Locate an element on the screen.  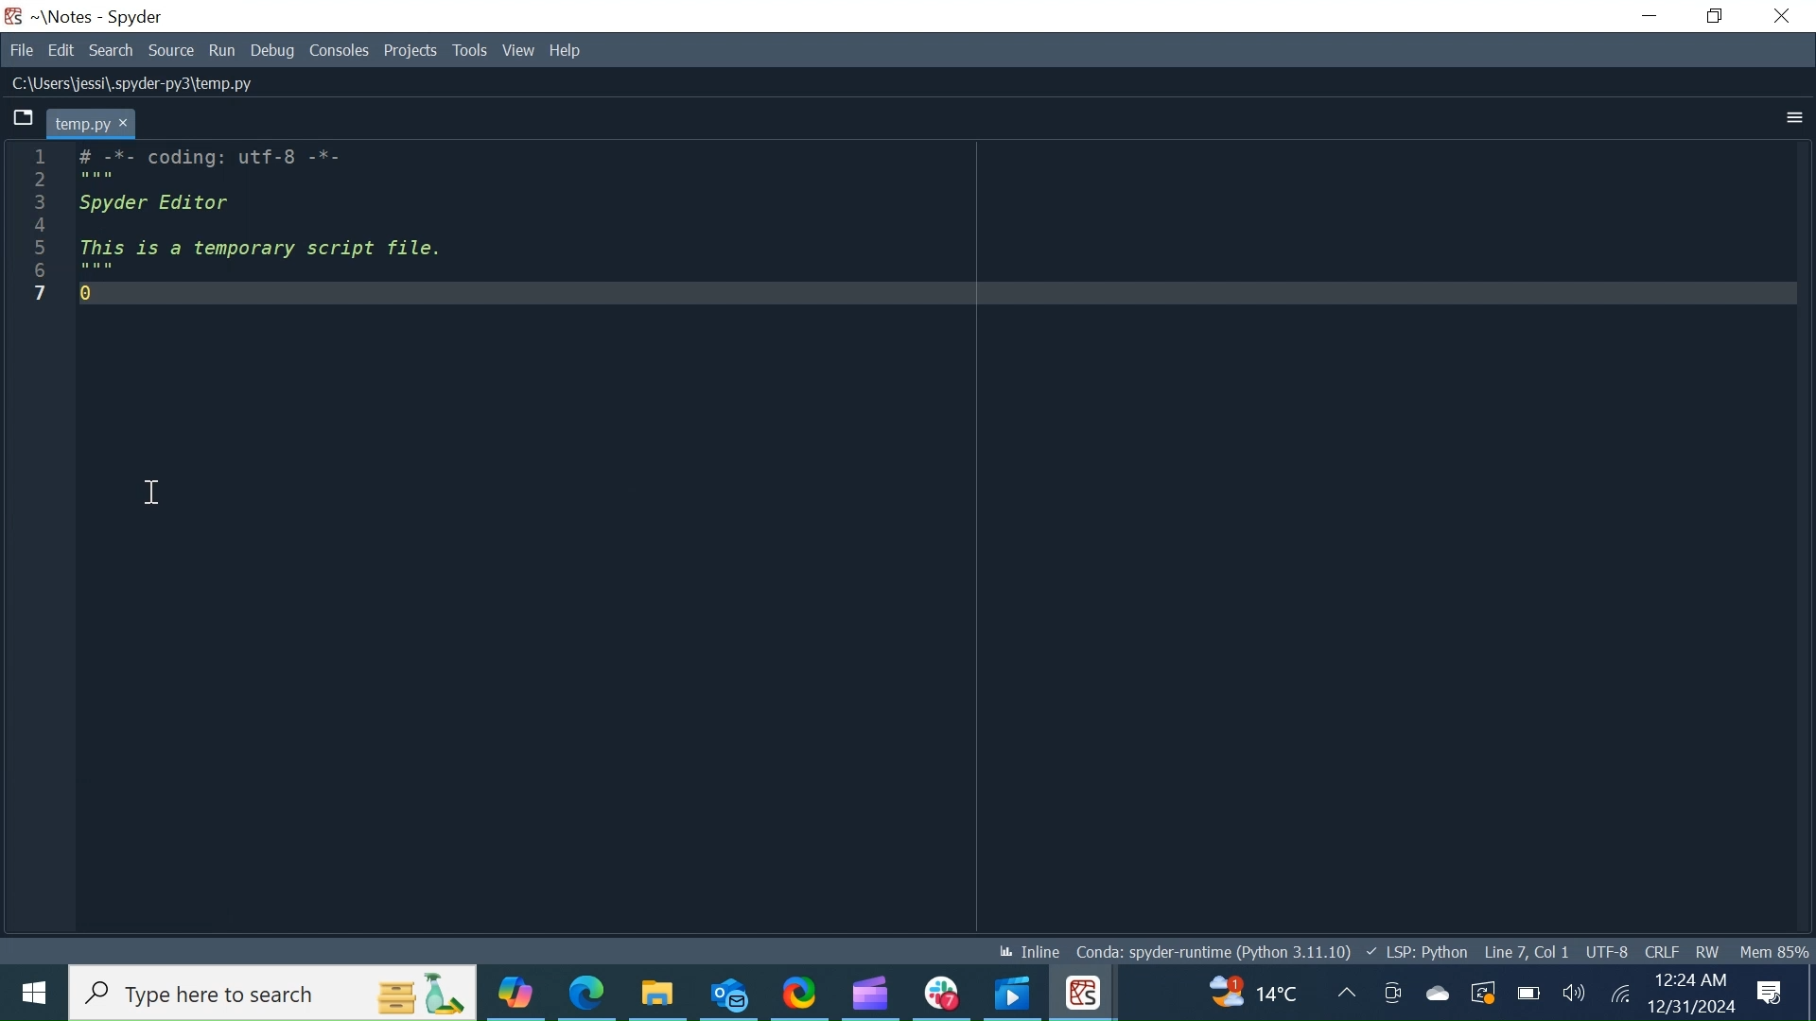
crlf is located at coordinates (1662, 952).